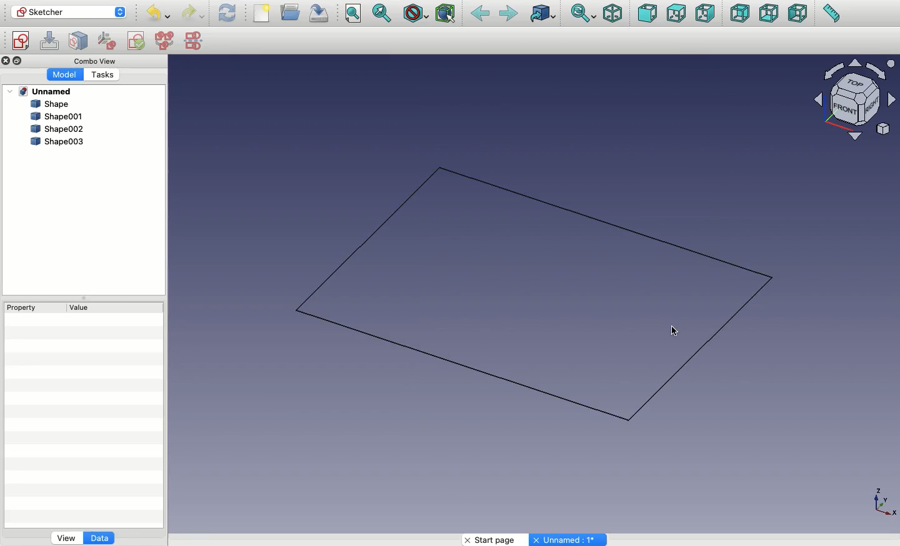  I want to click on Start page, so click(492, 539).